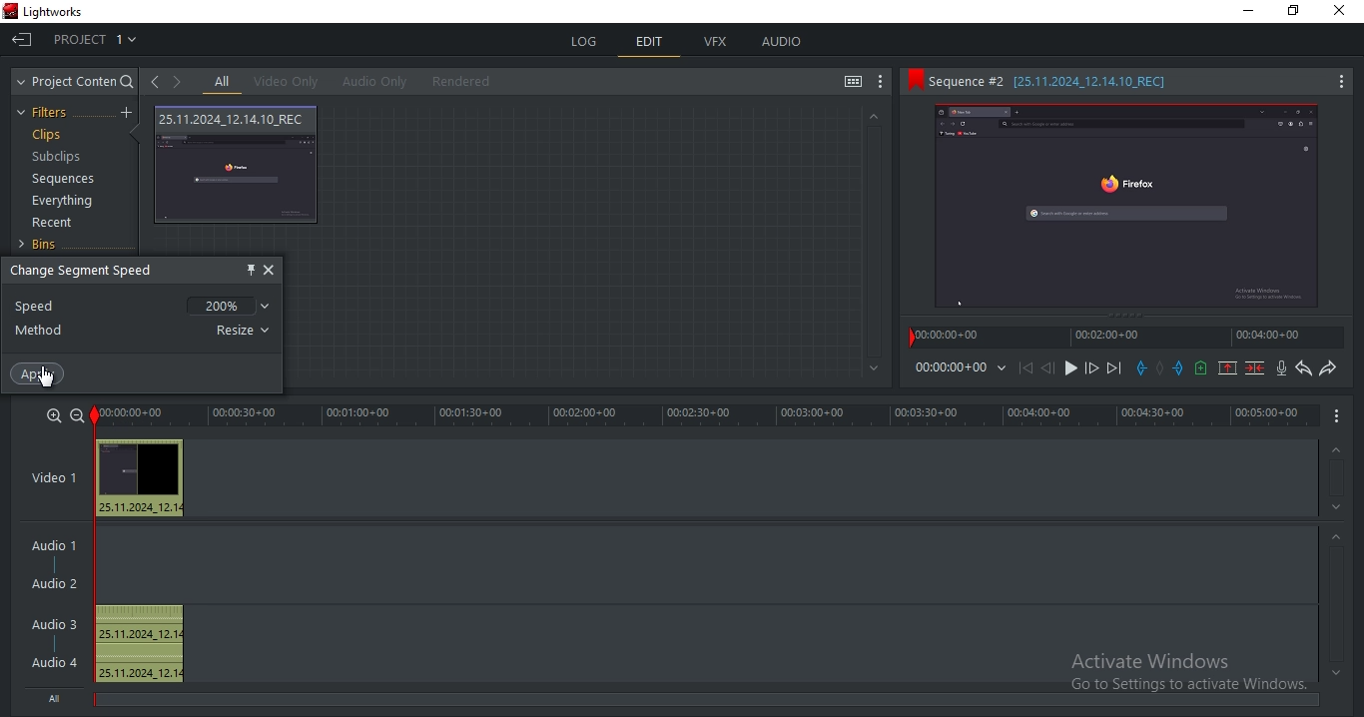 The height and width of the screenshot is (717, 1364). I want to click on , so click(178, 82).